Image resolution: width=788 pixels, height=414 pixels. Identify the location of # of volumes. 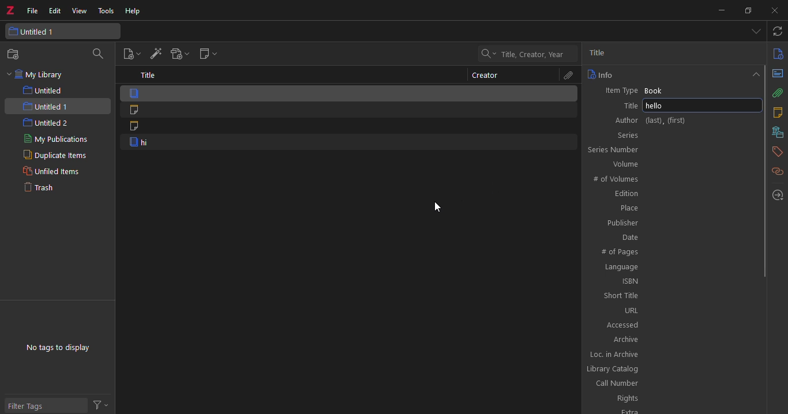
(673, 178).